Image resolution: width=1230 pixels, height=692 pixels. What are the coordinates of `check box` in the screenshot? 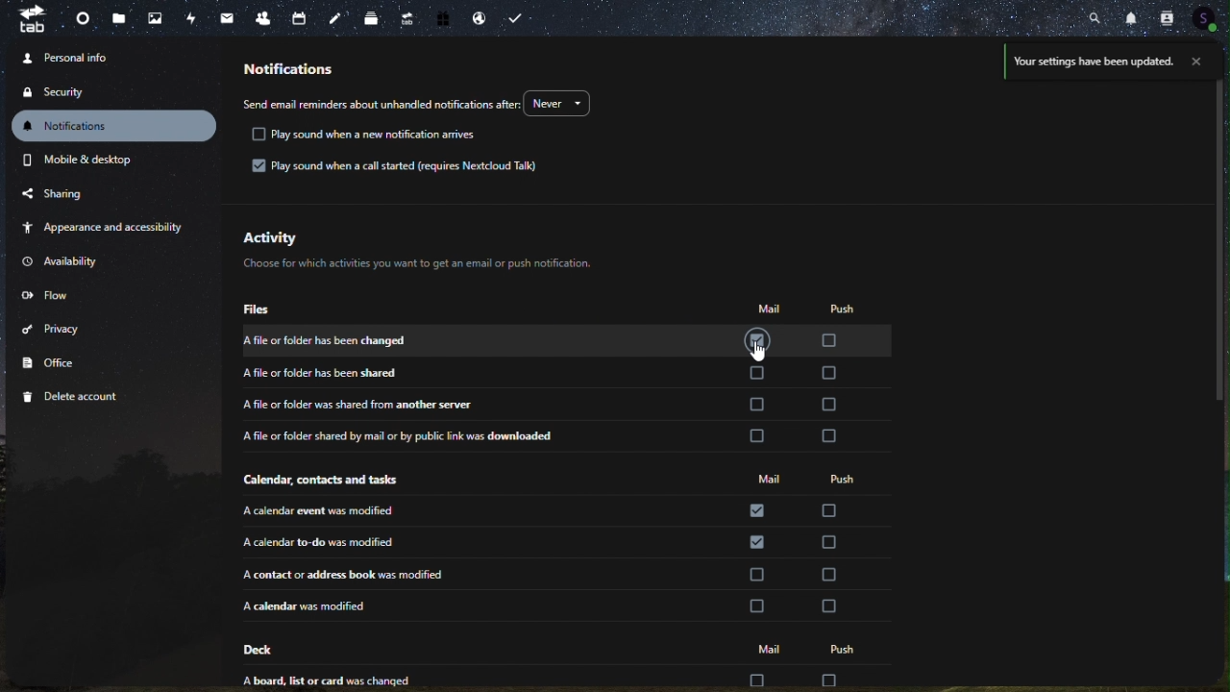 It's located at (759, 544).